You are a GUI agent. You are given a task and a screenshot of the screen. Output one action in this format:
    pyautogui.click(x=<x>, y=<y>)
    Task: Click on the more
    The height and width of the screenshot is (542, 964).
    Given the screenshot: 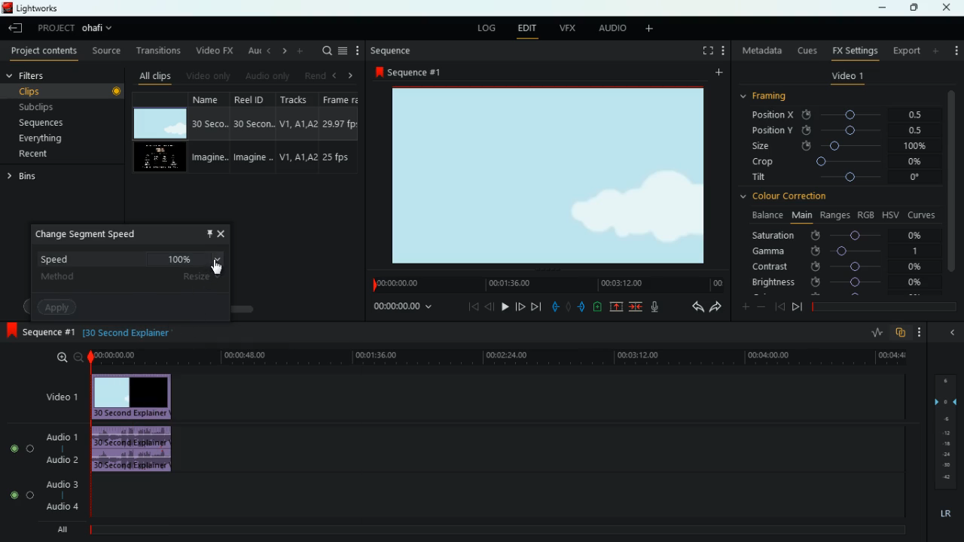 What is the action you would take?
    pyautogui.click(x=920, y=333)
    